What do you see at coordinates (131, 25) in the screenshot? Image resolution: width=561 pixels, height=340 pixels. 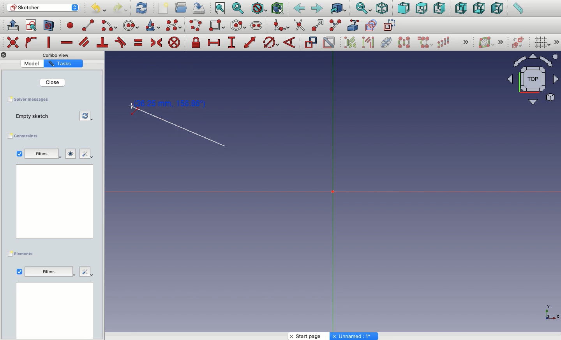 I see `circle` at bounding box center [131, 25].